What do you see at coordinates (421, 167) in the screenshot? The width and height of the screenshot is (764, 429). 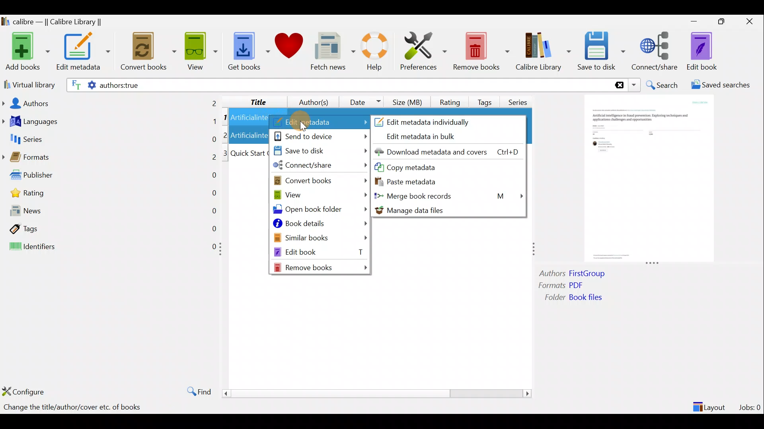 I see `Copy metadata` at bounding box center [421, 167].